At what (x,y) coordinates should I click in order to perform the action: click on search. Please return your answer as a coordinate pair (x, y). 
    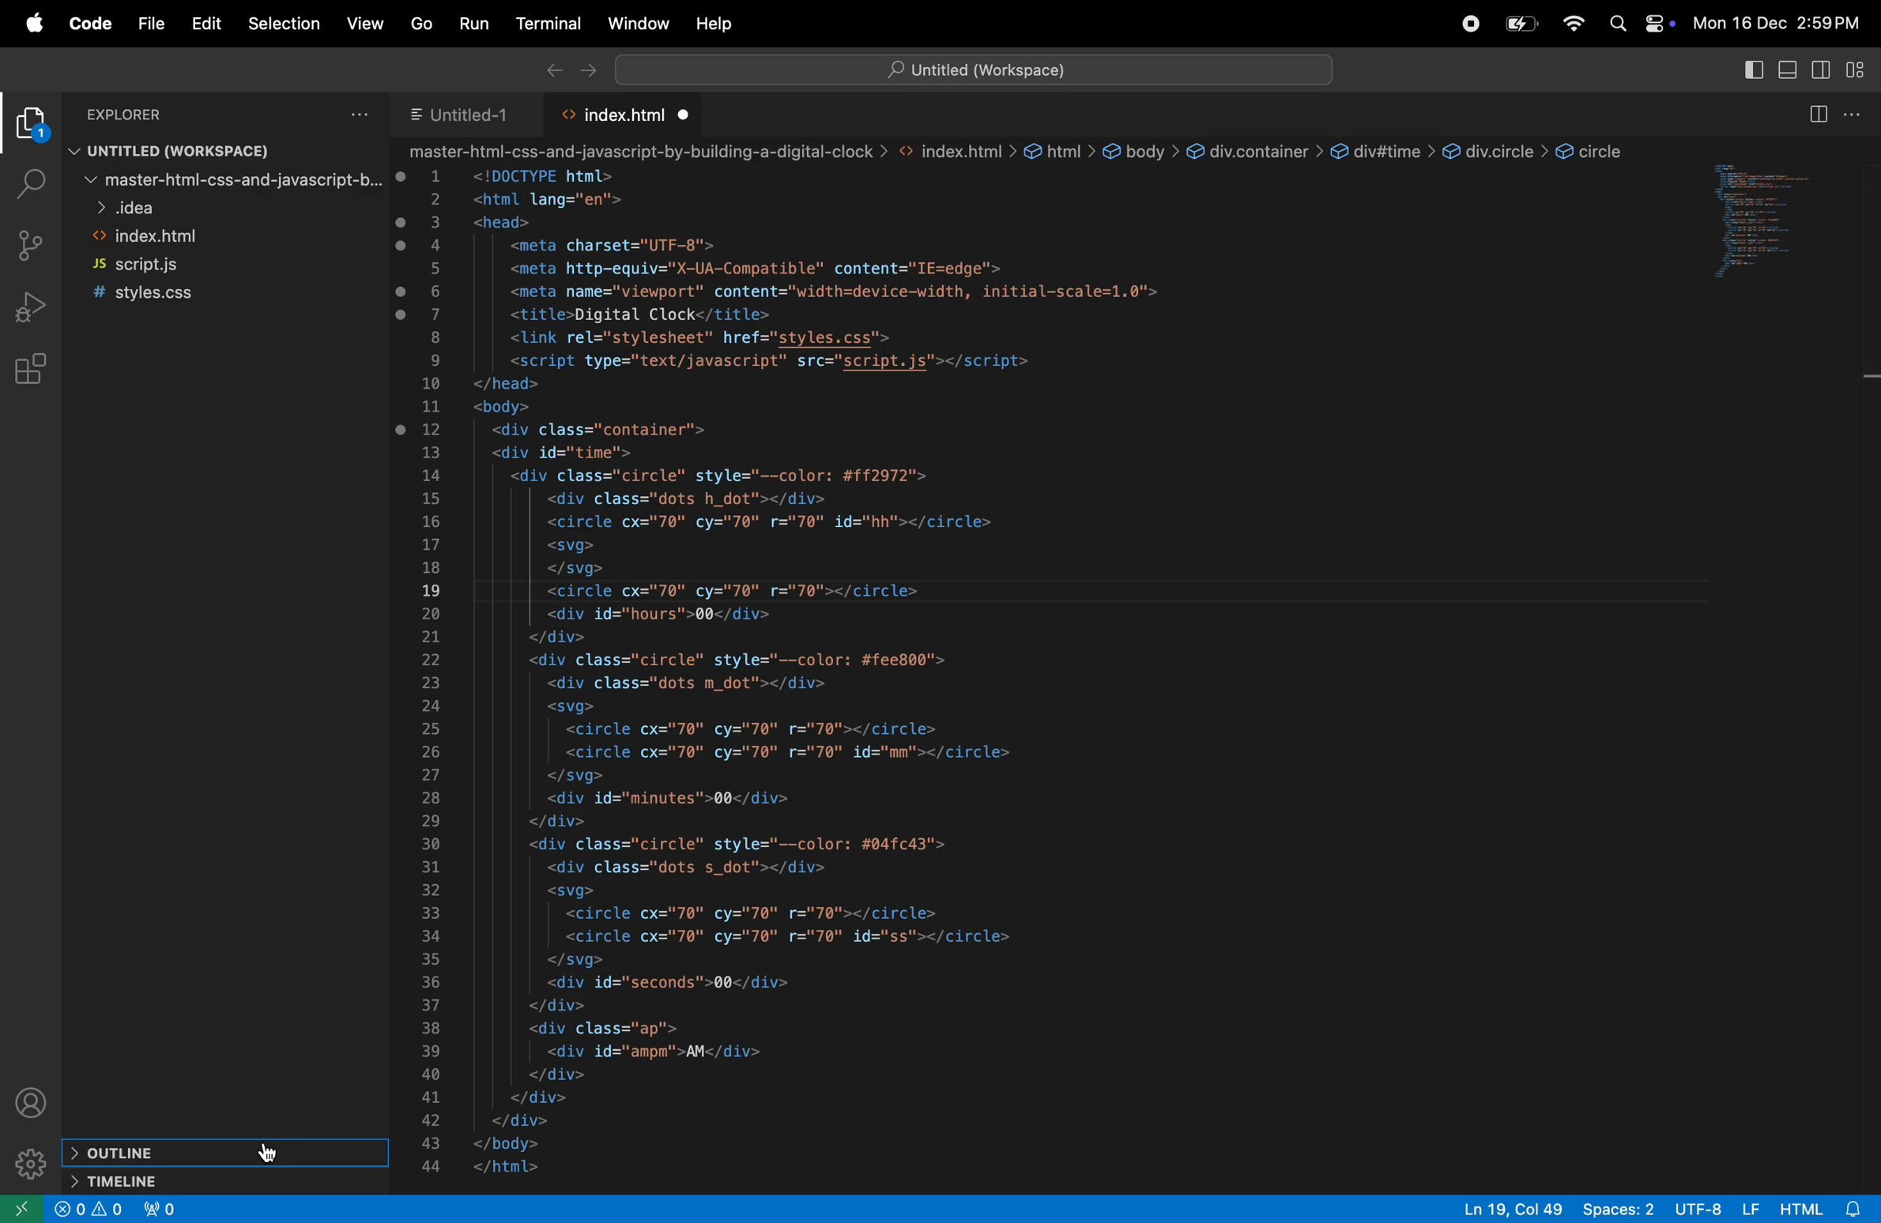
    Looking at the image, I should click on (1618, 26).